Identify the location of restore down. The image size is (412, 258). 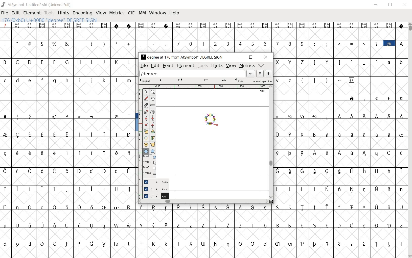
(391, 5).